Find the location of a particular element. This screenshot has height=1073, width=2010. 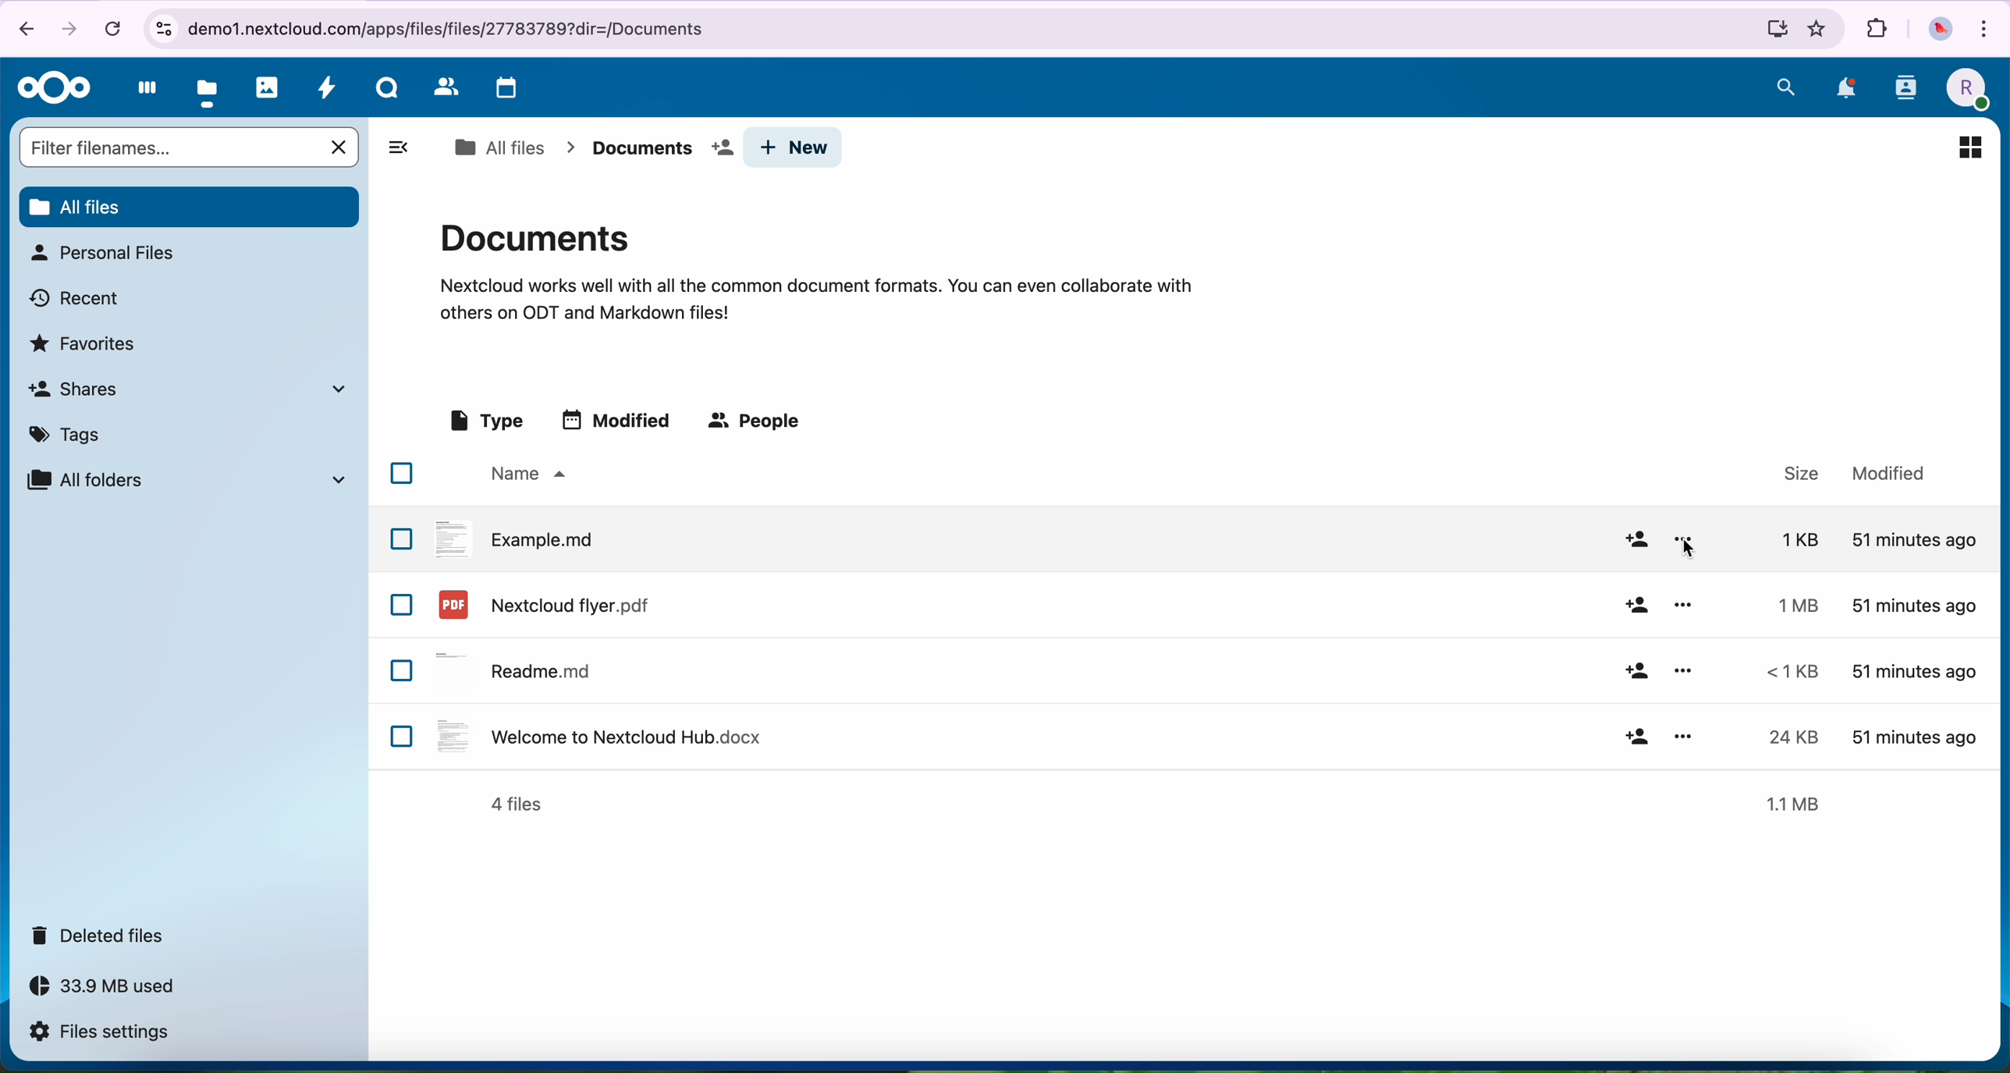

deleted files is located at coordinates (103, 936).